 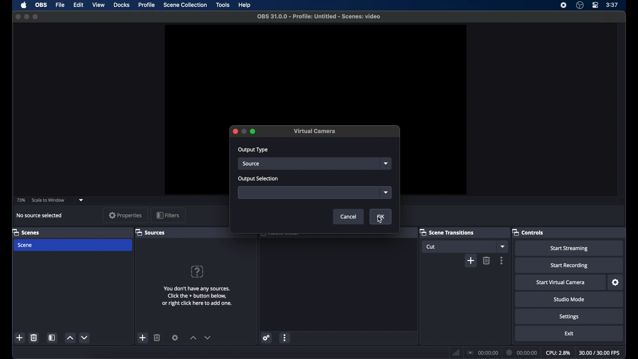 What do you see at coordinates (150, 232) in the screenshot?
I see `sources` at bounding box center [150, 232].